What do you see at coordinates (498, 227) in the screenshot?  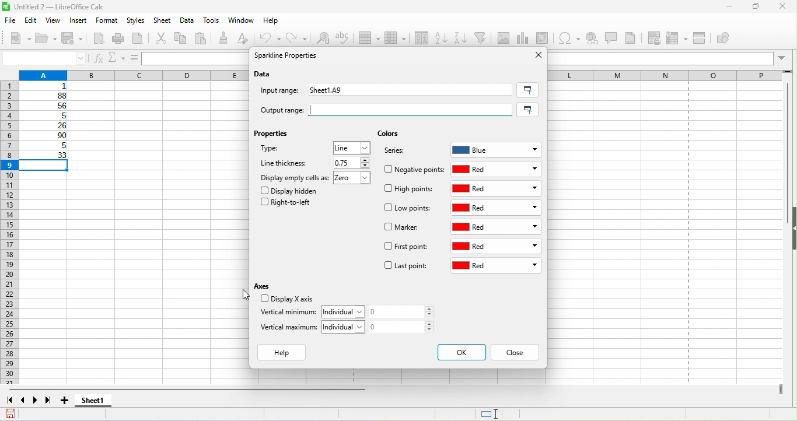 I see `red` at bounding box center [498, 227].